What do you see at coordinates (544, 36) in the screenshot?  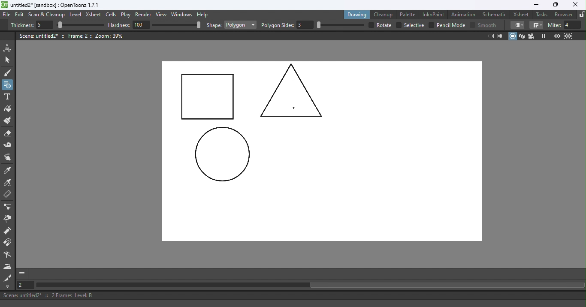 I see `Freeze` at bounding box center [544, 36].